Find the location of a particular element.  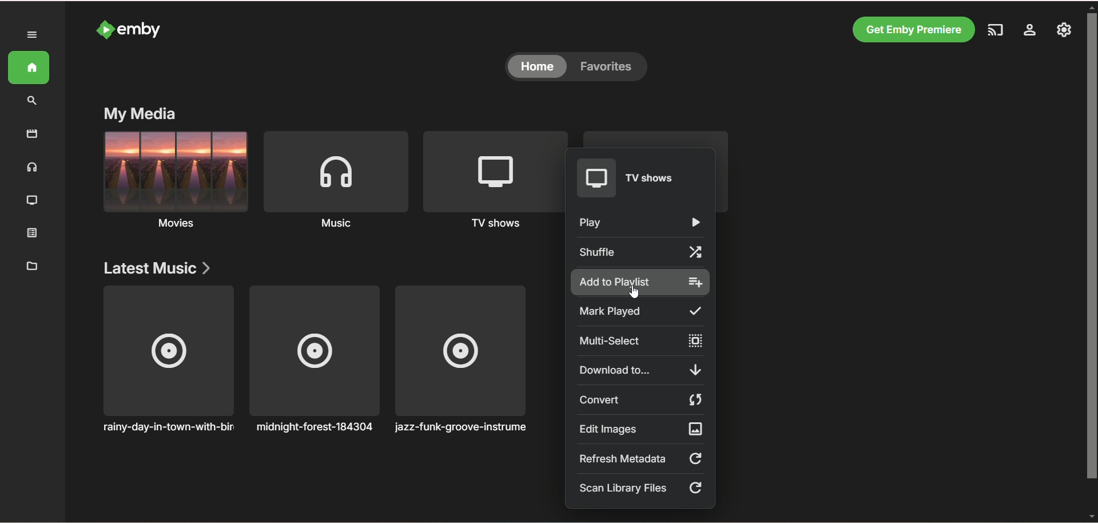

movies is located at coordinates (174, 183).